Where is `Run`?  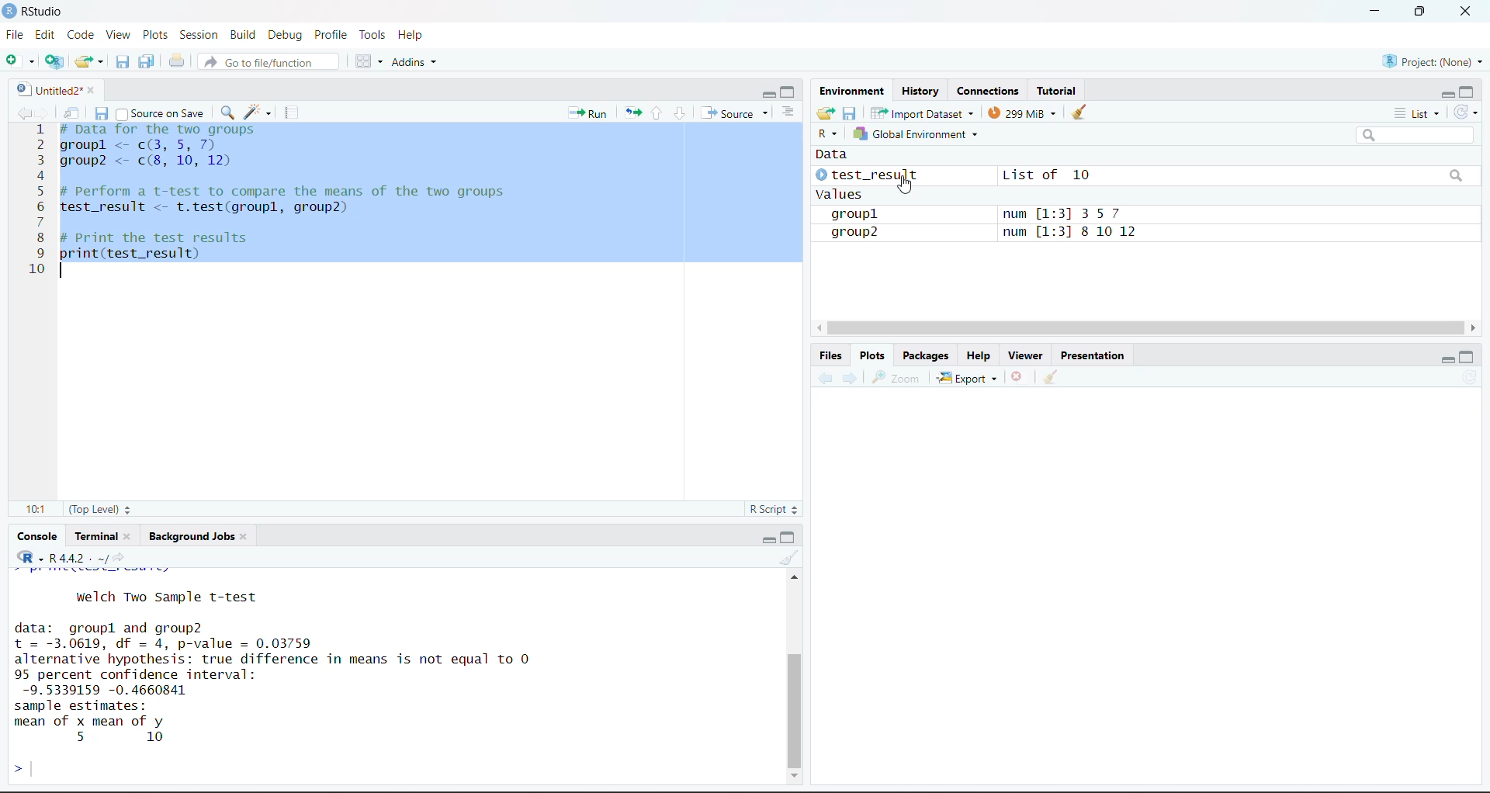
Run is located at coordinates (588, 113).